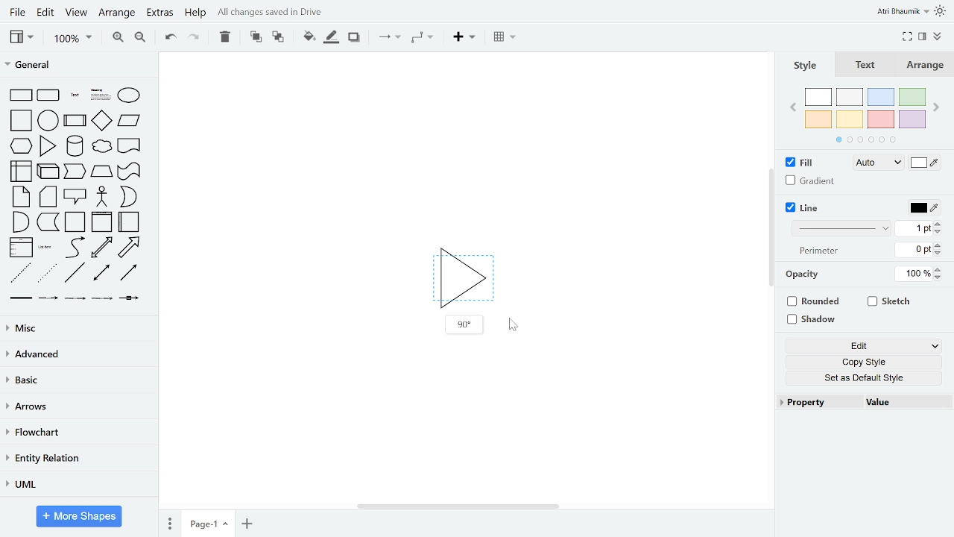 The image size is (954, 537). I want to click on to back, so click(277, 37).